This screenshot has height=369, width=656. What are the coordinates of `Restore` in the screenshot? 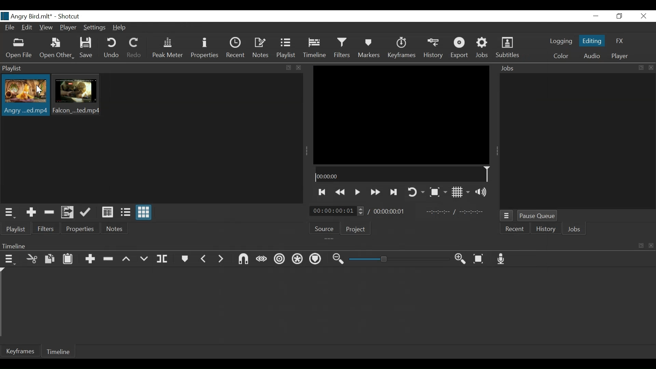 It's located at (618, 16).